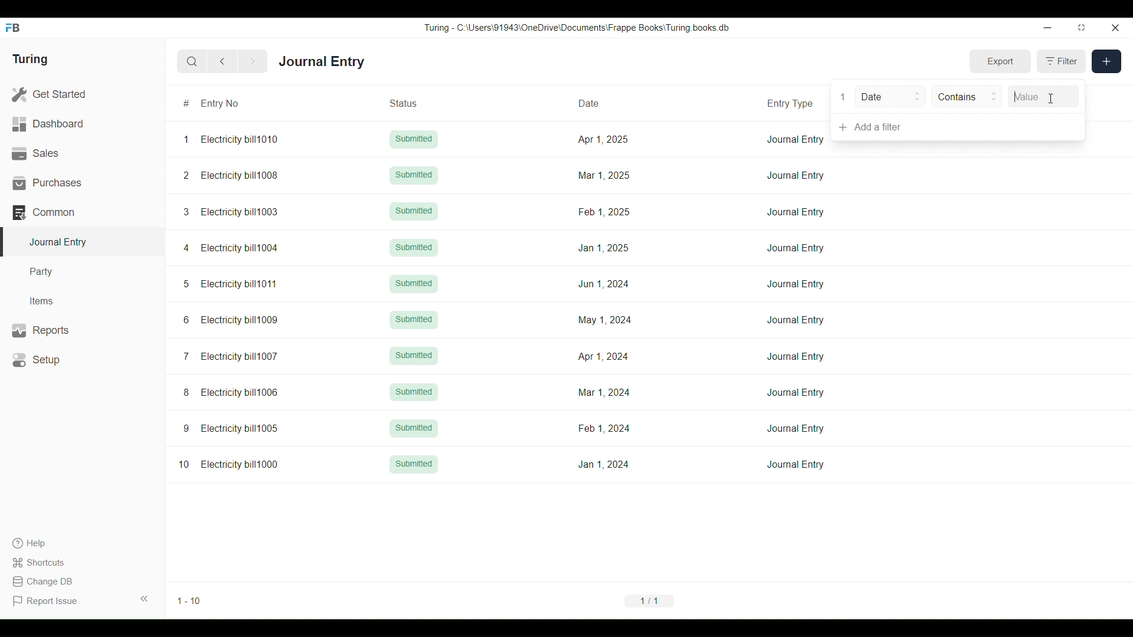  What do you see at coordinates (604, 284) in the screenshot?
I see `Jun 1, 2024` at bounding box center [604, 284].